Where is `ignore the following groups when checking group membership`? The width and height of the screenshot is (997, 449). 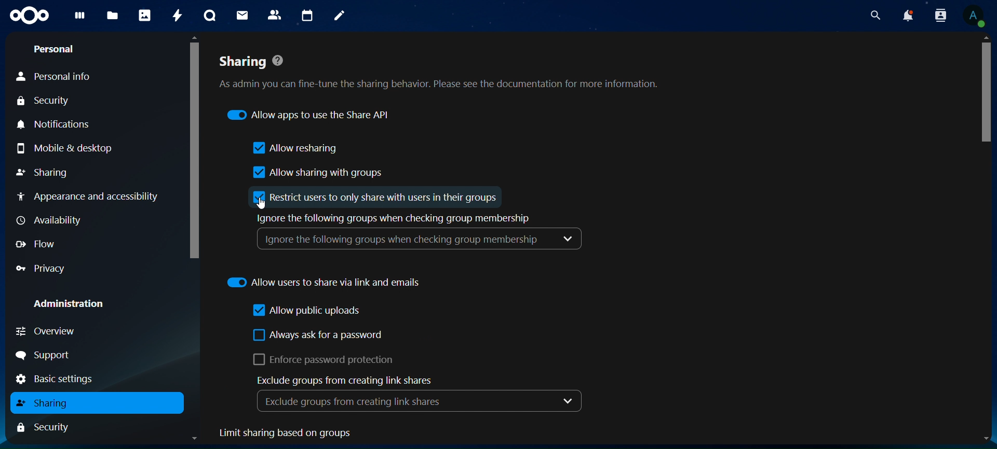 ignore the following groups when checking group membership is located at coordinates (424, 234).